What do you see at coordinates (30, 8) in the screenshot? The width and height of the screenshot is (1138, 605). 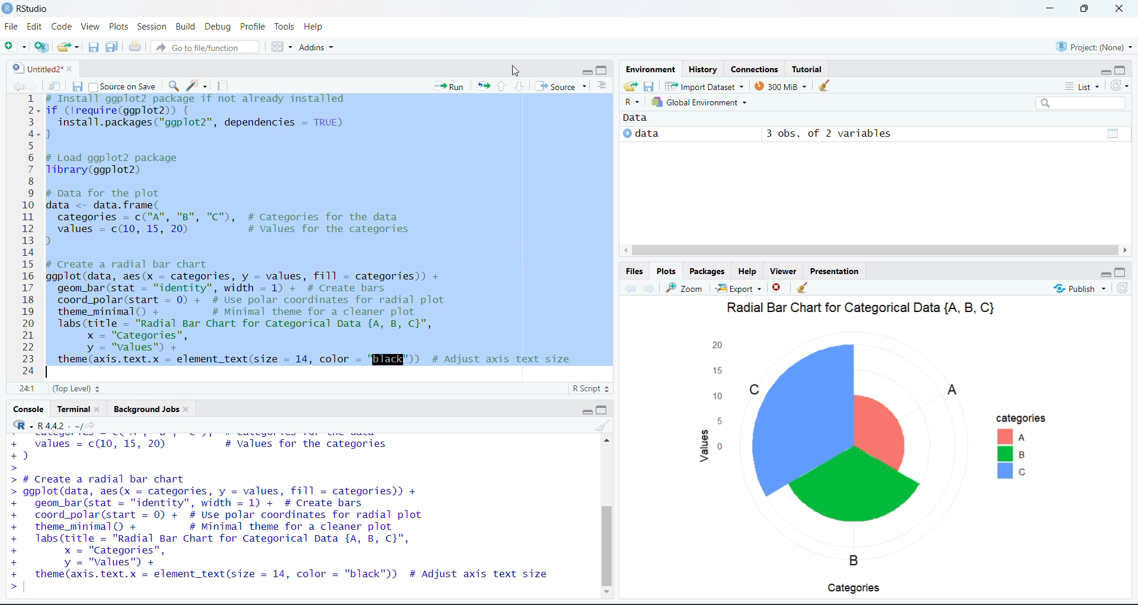 I see `RStudio` at bounding box center [30, 8].